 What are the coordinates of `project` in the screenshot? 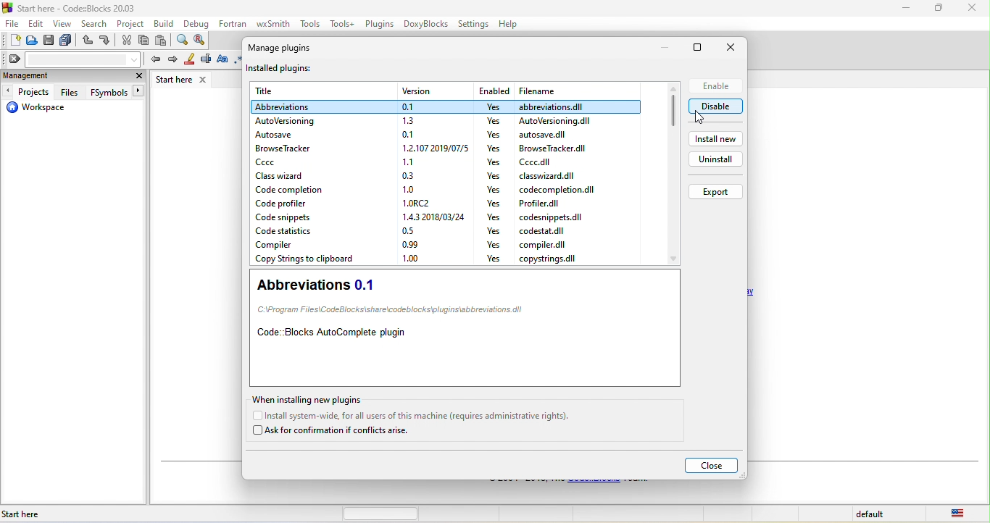 It's located at (127, 22).